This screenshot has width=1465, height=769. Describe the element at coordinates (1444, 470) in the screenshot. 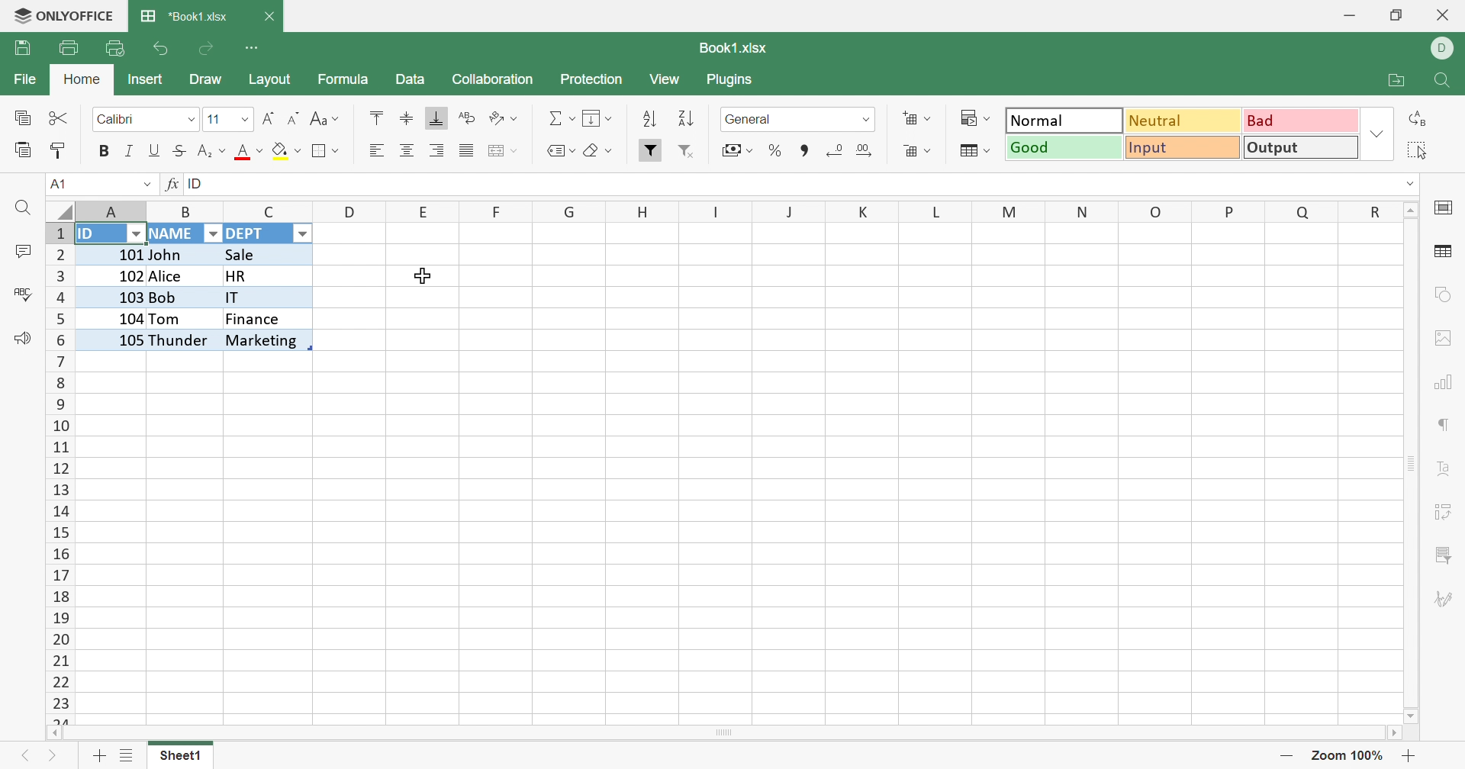

I see `Text Art settings` at that location.